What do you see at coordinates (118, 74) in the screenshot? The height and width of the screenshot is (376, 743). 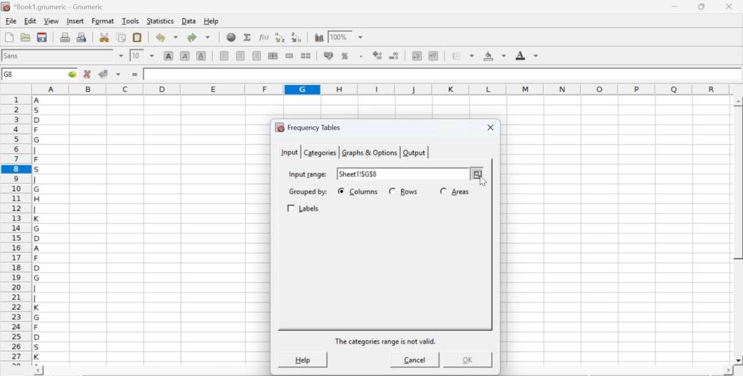 I see `accept changes across selection` at bounding box center [118, 74].